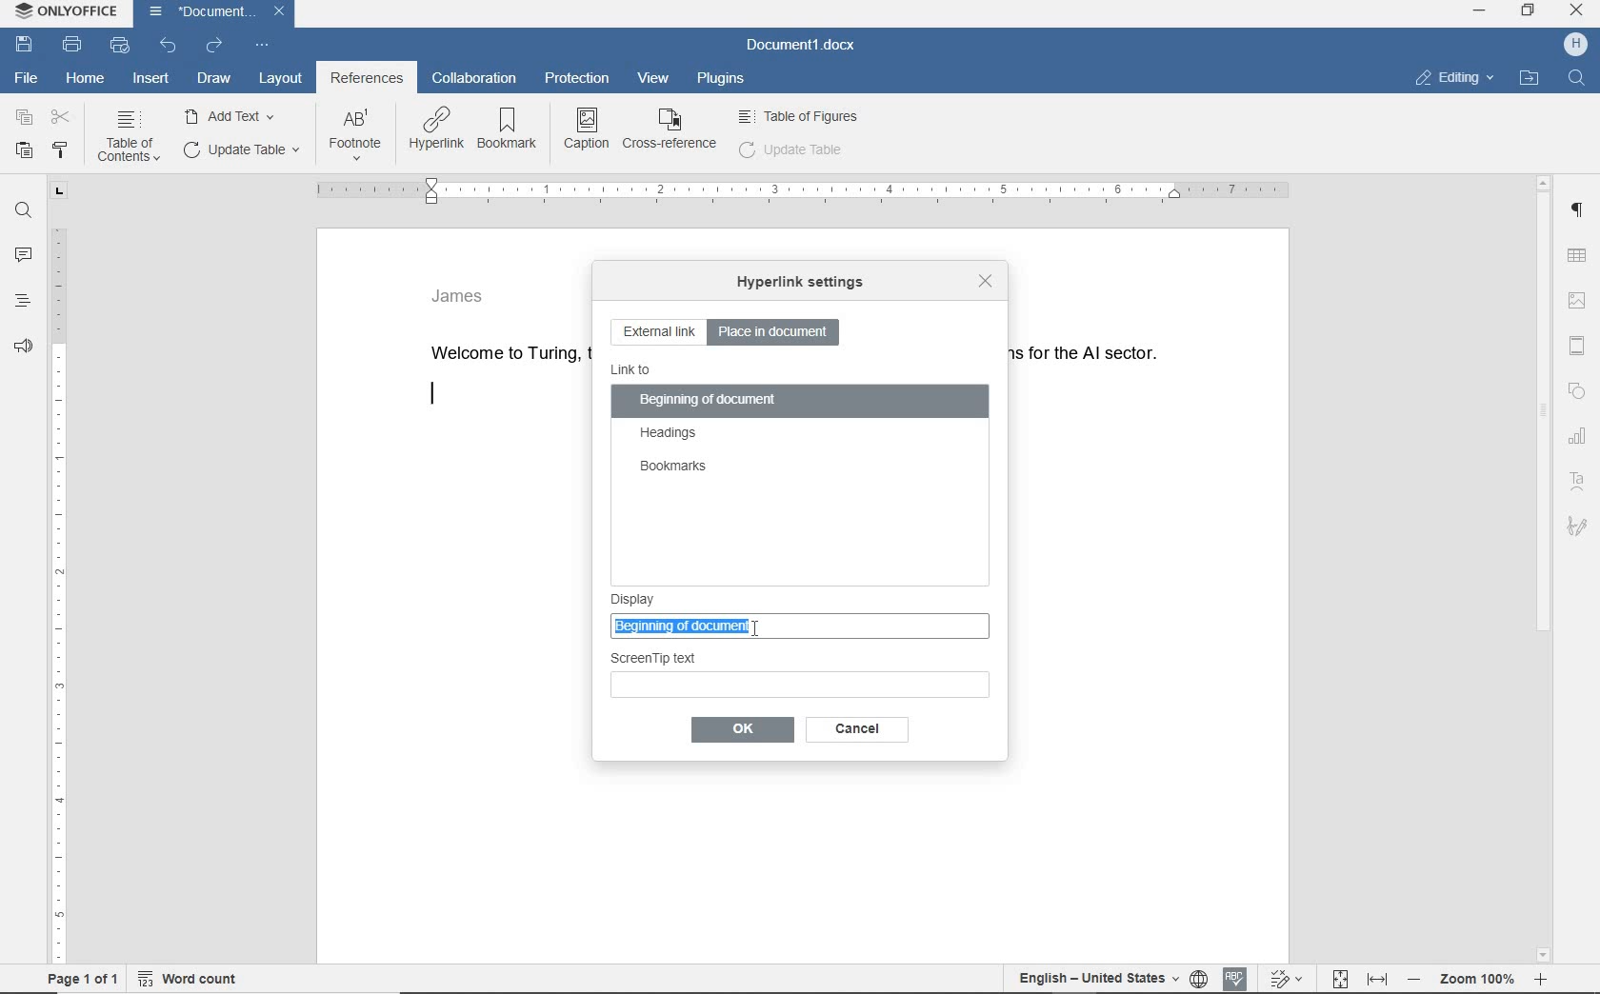 This screenshot has height=994, width=1600. What do you see at coordinates (279, 77) in the screenshot?
I see `layout` at bounding box center [279, 77].